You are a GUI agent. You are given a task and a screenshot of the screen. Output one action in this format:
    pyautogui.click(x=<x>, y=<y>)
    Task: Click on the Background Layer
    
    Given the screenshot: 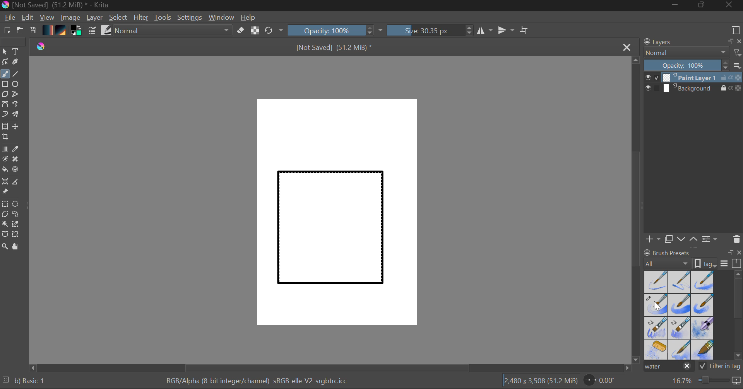 What is the action you would take?
    pyautogui.click(x=693, y=89)
    